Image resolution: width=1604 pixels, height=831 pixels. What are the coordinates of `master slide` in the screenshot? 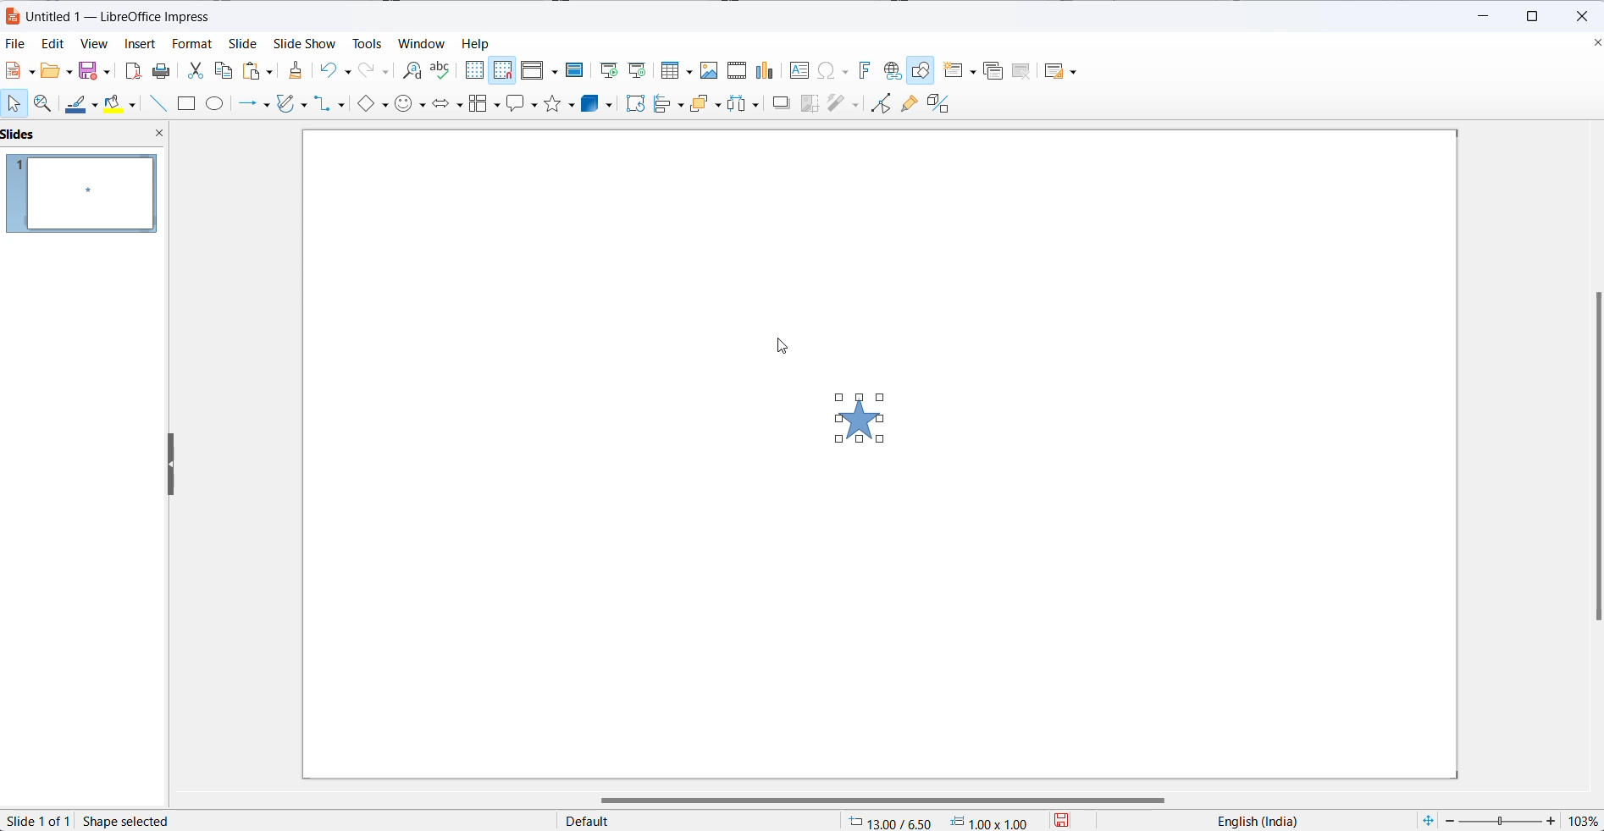 It's located at (575, 69).